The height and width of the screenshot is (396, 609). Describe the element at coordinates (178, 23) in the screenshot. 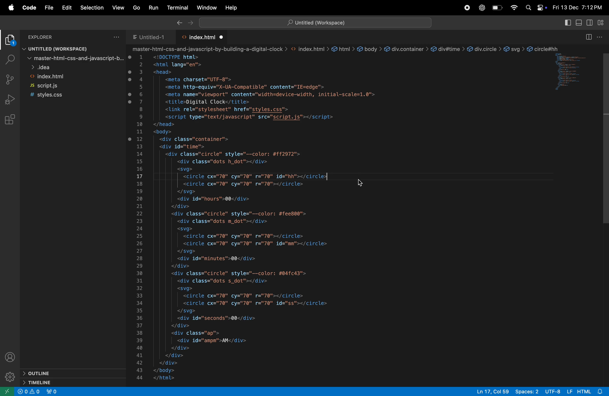

I see `back ward` at that location.